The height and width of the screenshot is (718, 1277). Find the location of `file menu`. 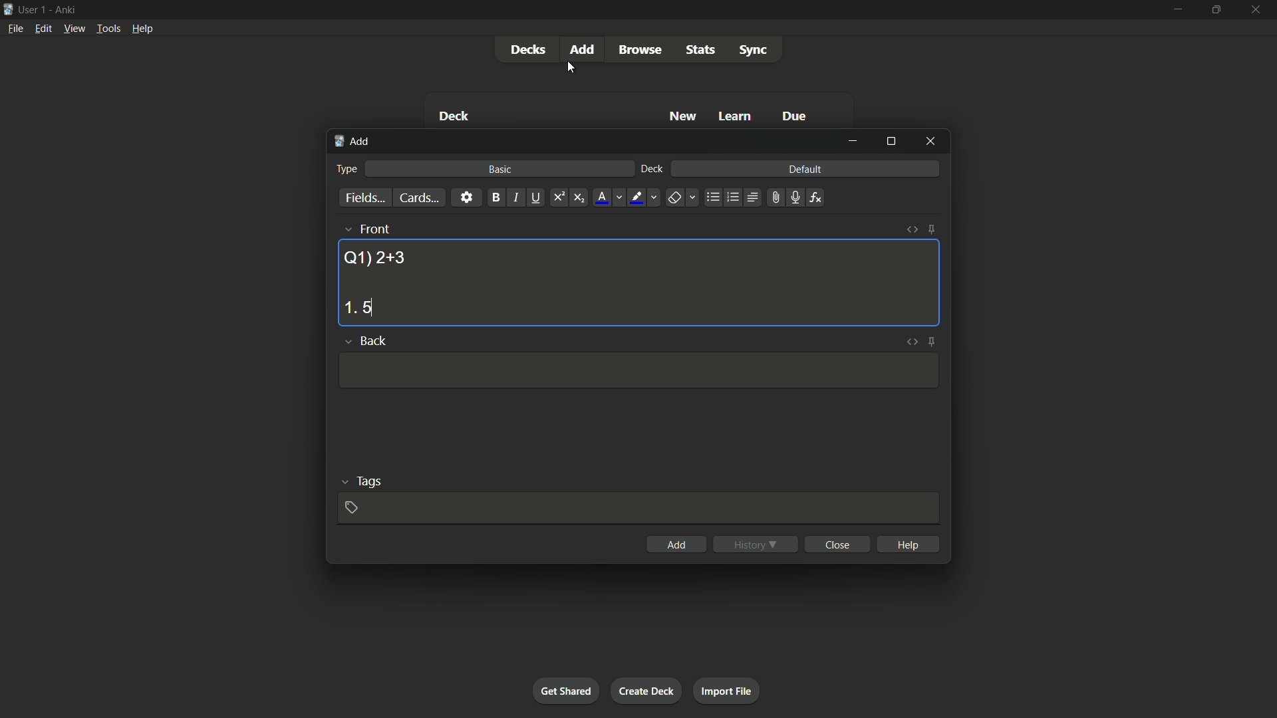

file menu is located at coordinates (17, 28).